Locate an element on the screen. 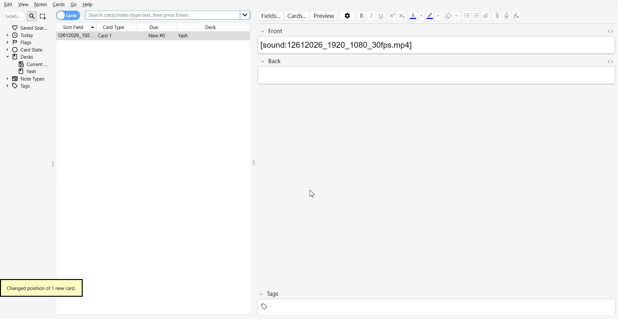 The image size is (618, 319). Allignment is located at coordinates (486, 15).